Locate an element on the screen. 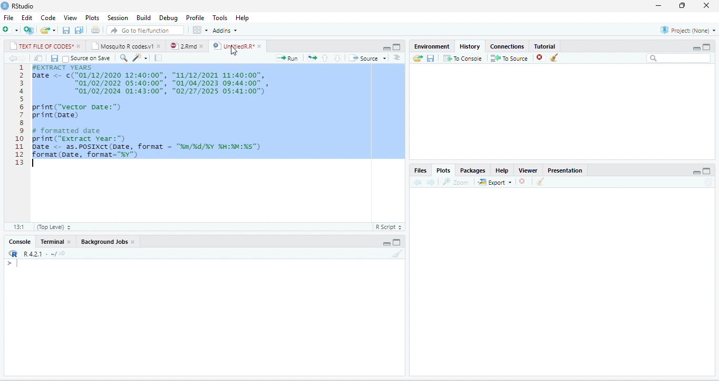 This screenshot has height=381, width=719. Source on Save is located at coordinates (86, 58).